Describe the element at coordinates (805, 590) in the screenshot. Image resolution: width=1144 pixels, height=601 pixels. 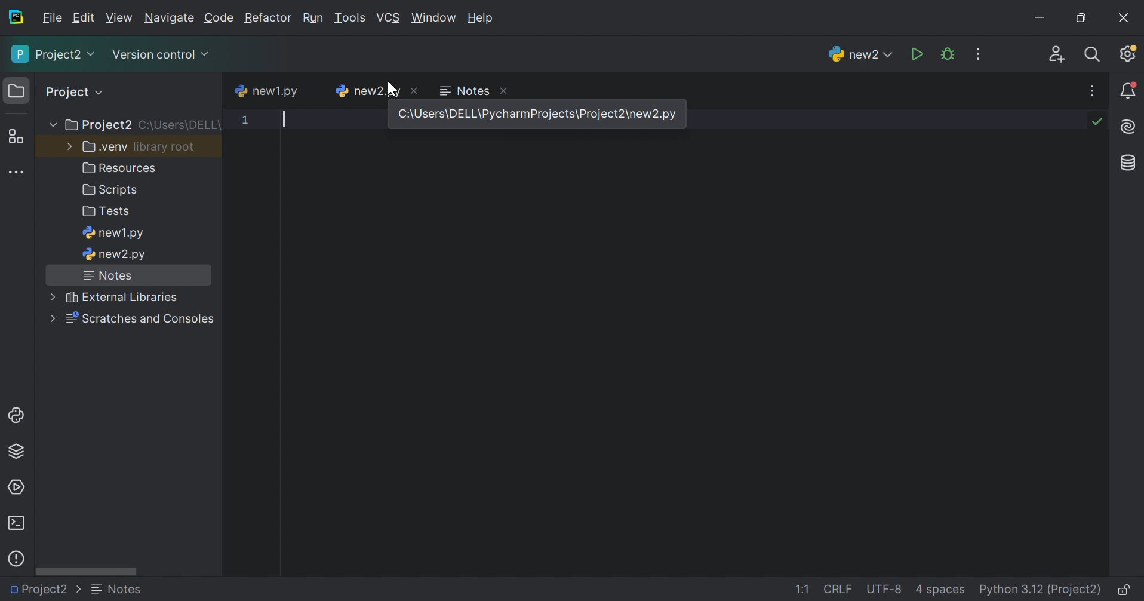
I see `1:1` at that location.